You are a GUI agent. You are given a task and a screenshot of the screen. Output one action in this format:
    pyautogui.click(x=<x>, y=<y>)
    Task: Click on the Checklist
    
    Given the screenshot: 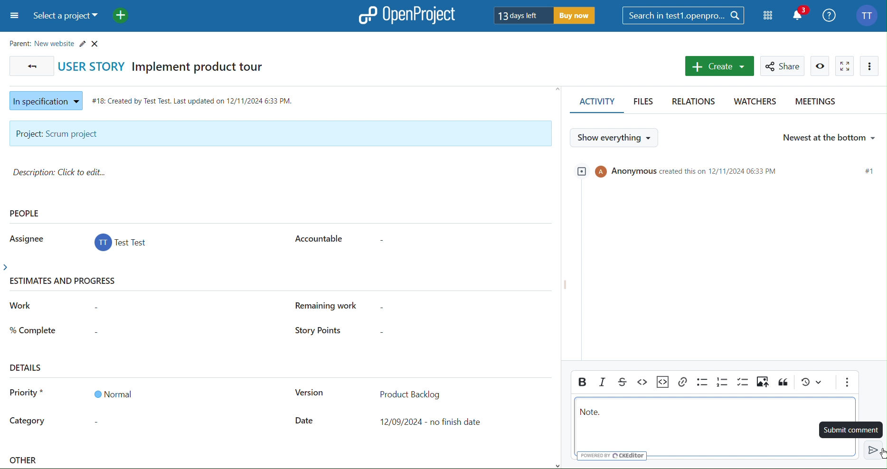 What is the action you would take?
    pyautogui.click(x=743, y=383)
    